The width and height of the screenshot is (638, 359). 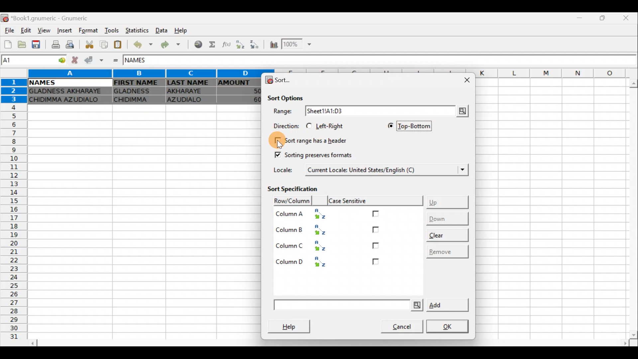 What do you see at coordinates (273, 140) in the screenshot?
I see `Cursor on sort range has a header` at bounding box center [273, 140].